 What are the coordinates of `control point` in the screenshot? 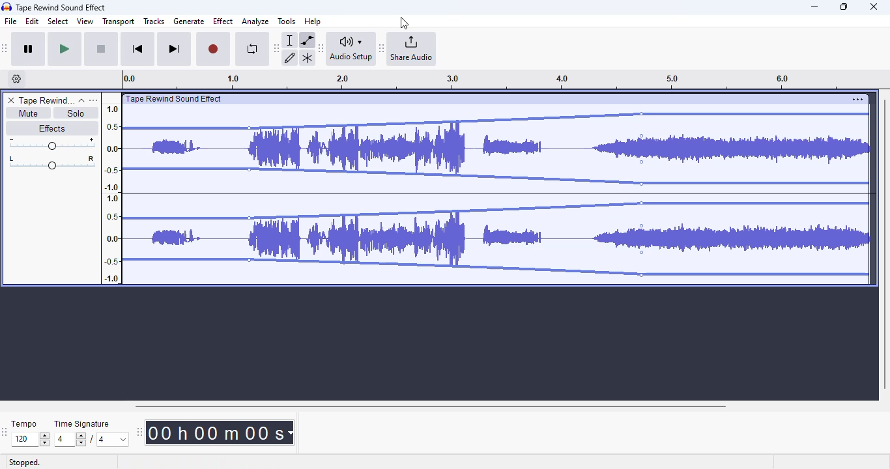 It's located at (249, 260).